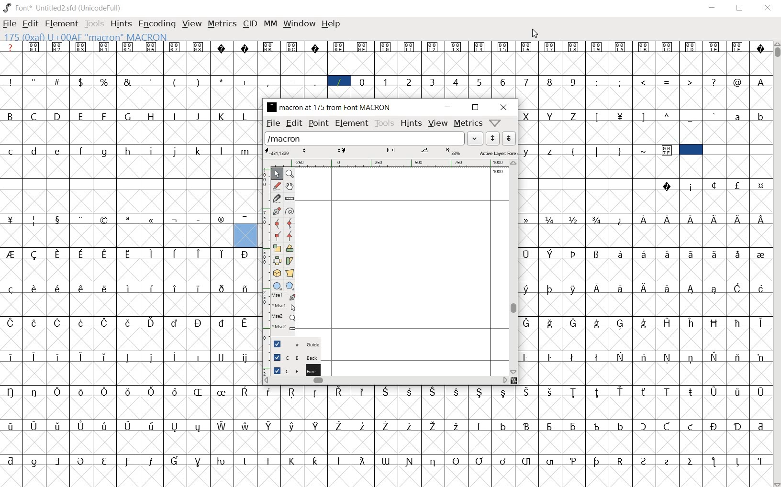 This screenshot has height=487, width=781. Describe the element at coordinates (550, 115) in the screenshot. I see `Y` at that location.